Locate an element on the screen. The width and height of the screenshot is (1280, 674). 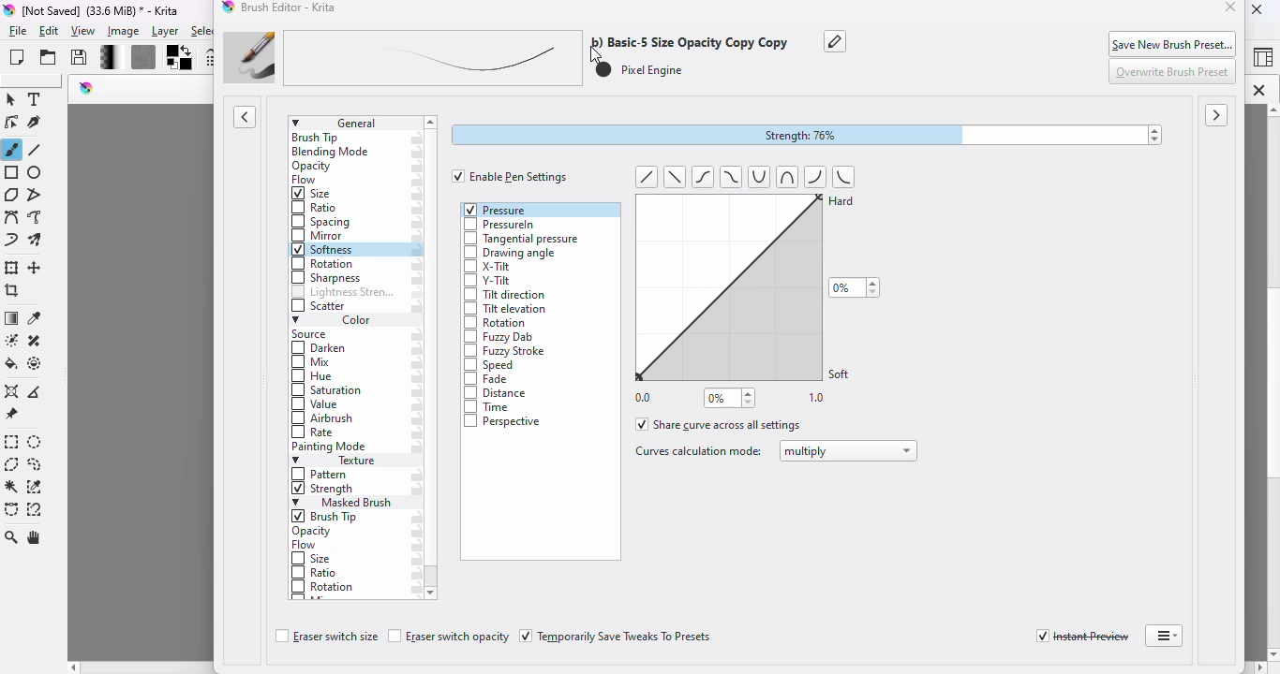
rename the brush preset is located at coordinates (836, 42).